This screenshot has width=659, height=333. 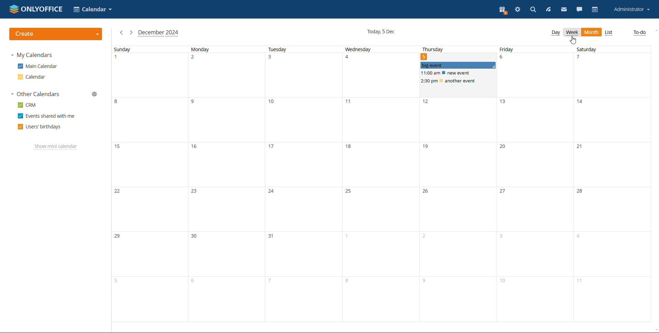 I want to click on scroll up , so click(x=655, y=31).